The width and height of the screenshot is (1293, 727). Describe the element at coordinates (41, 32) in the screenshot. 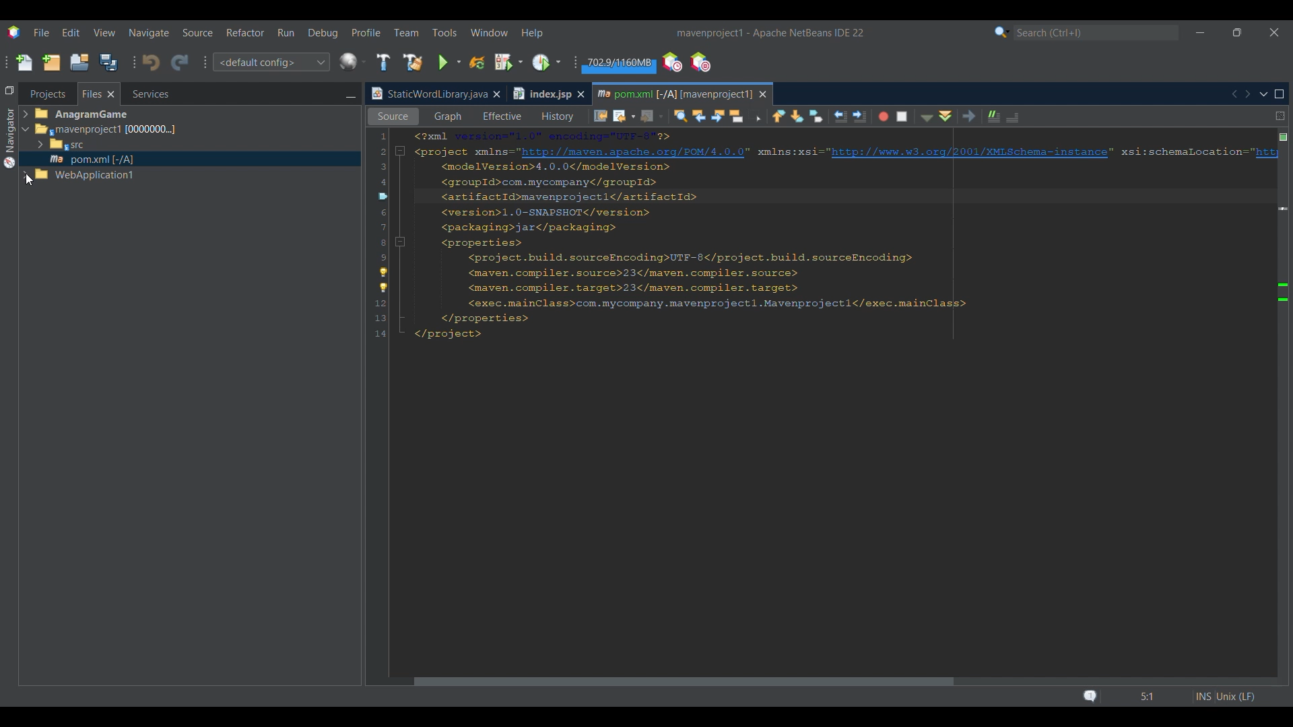

I see `File menu` at that location.